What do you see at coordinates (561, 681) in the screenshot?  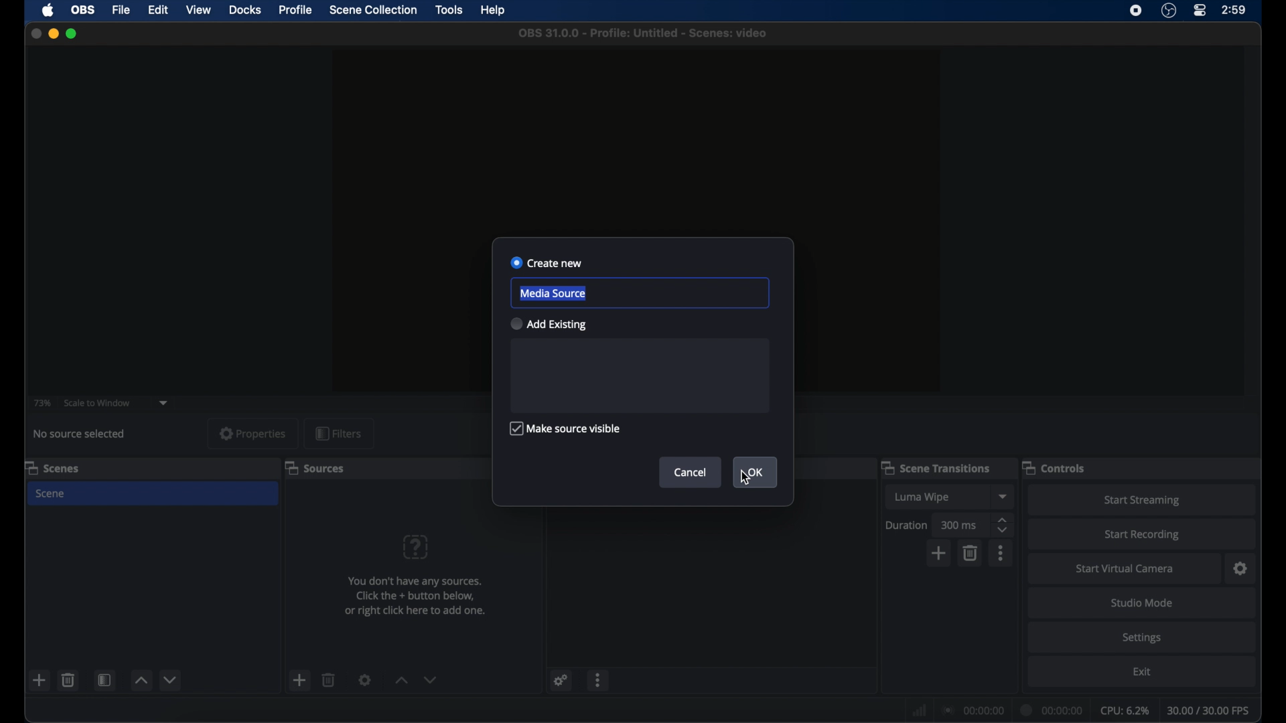 I see `settings` at bounding box center [561, 681].